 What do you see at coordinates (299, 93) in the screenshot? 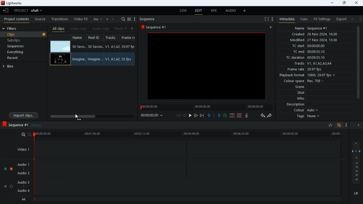
I see `shot` at bounding box center [299, 93].